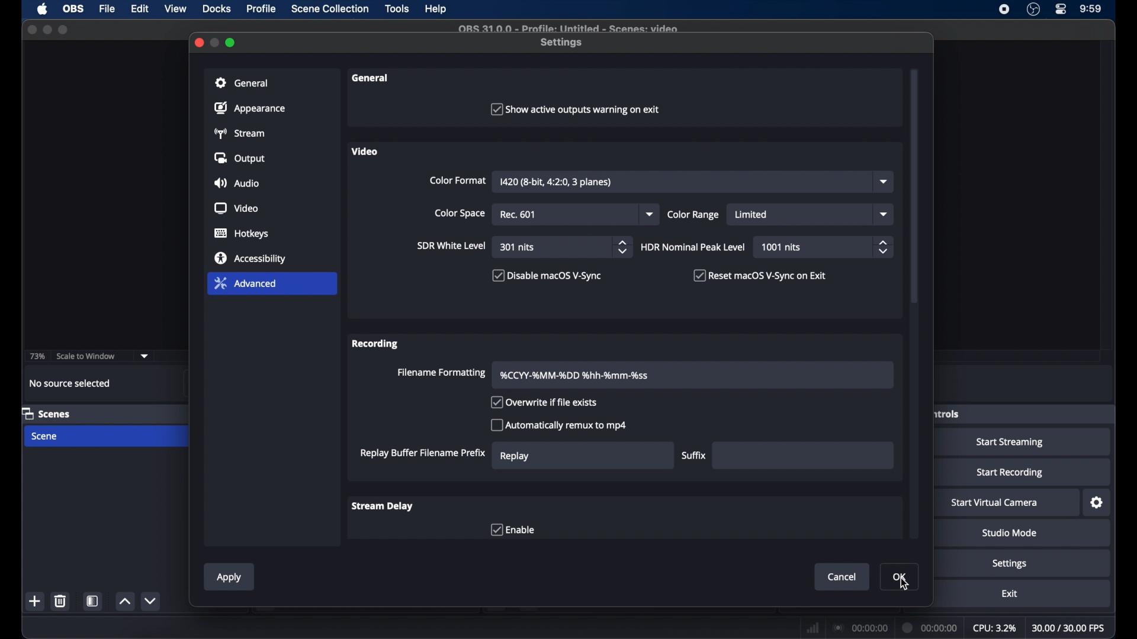  What do you see at coordinates (245, 283) in the screenshot?
I see `advanced` at bounding box center [245, 283].